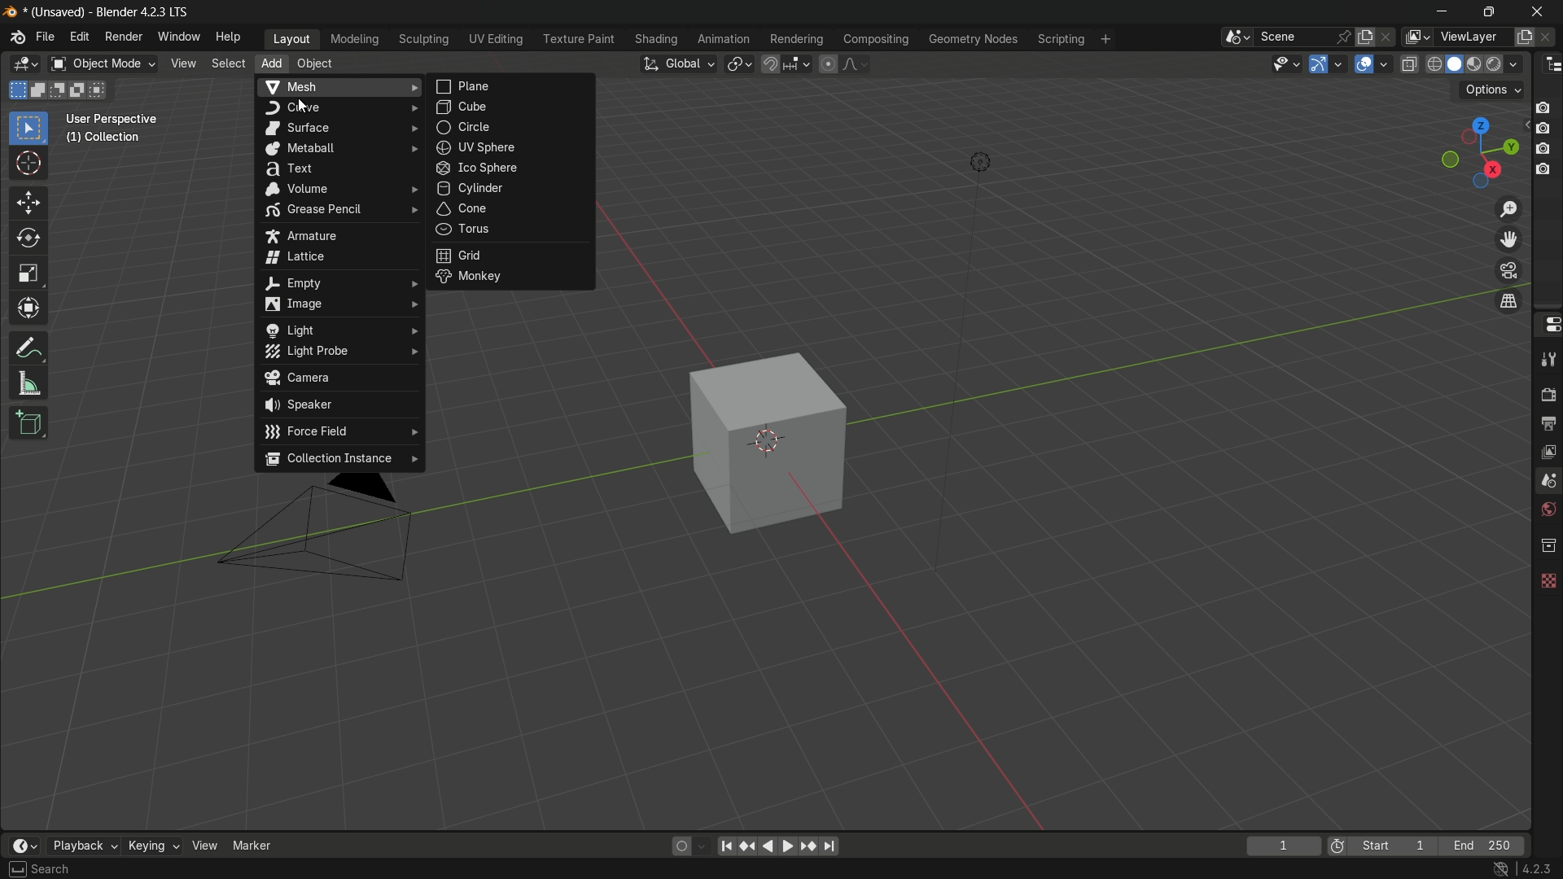 This screenshot has height=879, width=1563. What do you see at coordinates (510, 106) in the screenshot?
I see `cube` at bounding box center [510, 106].